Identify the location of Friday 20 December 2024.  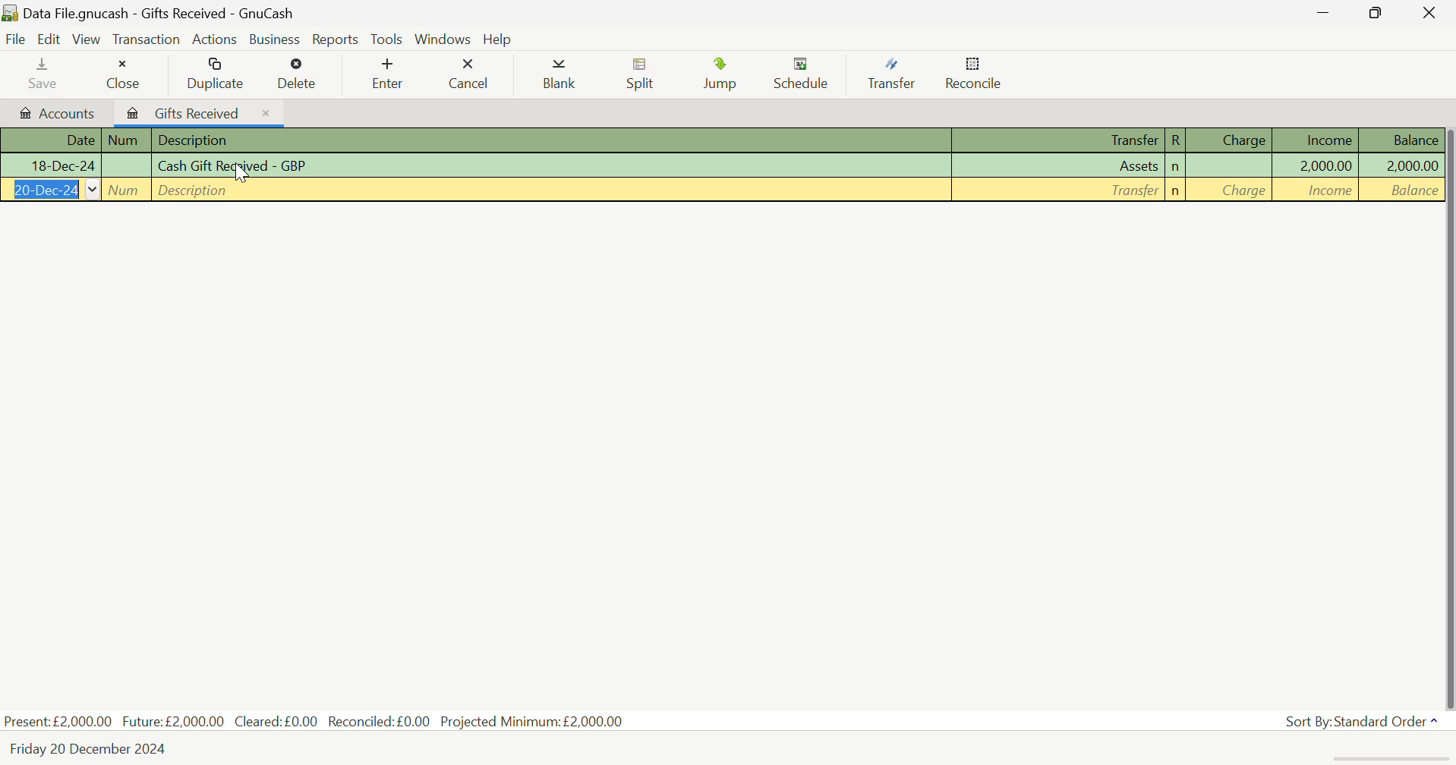
(96, 749).